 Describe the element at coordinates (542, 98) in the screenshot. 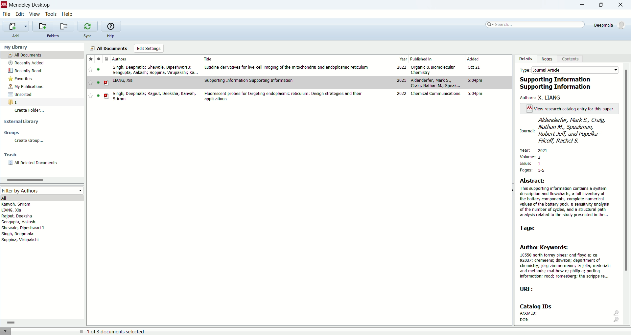

I see `authors: X. LIANG` at that location.